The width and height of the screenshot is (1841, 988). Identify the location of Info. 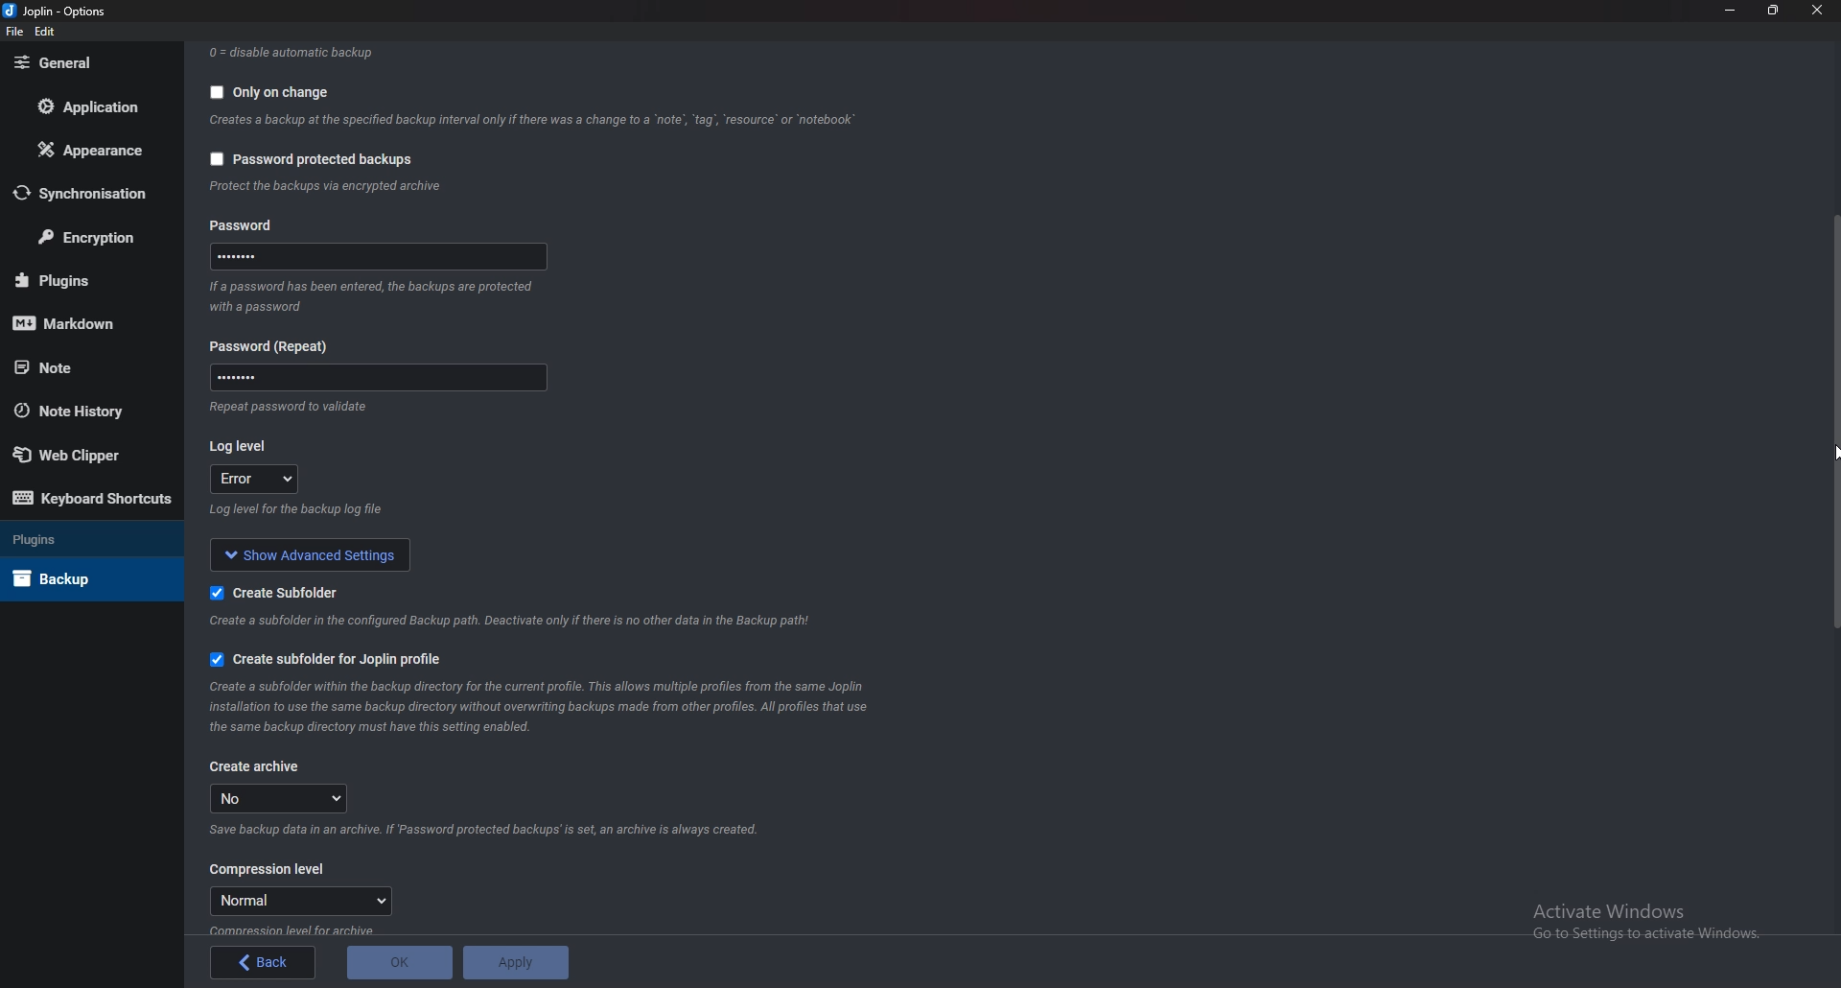
(295, 929).